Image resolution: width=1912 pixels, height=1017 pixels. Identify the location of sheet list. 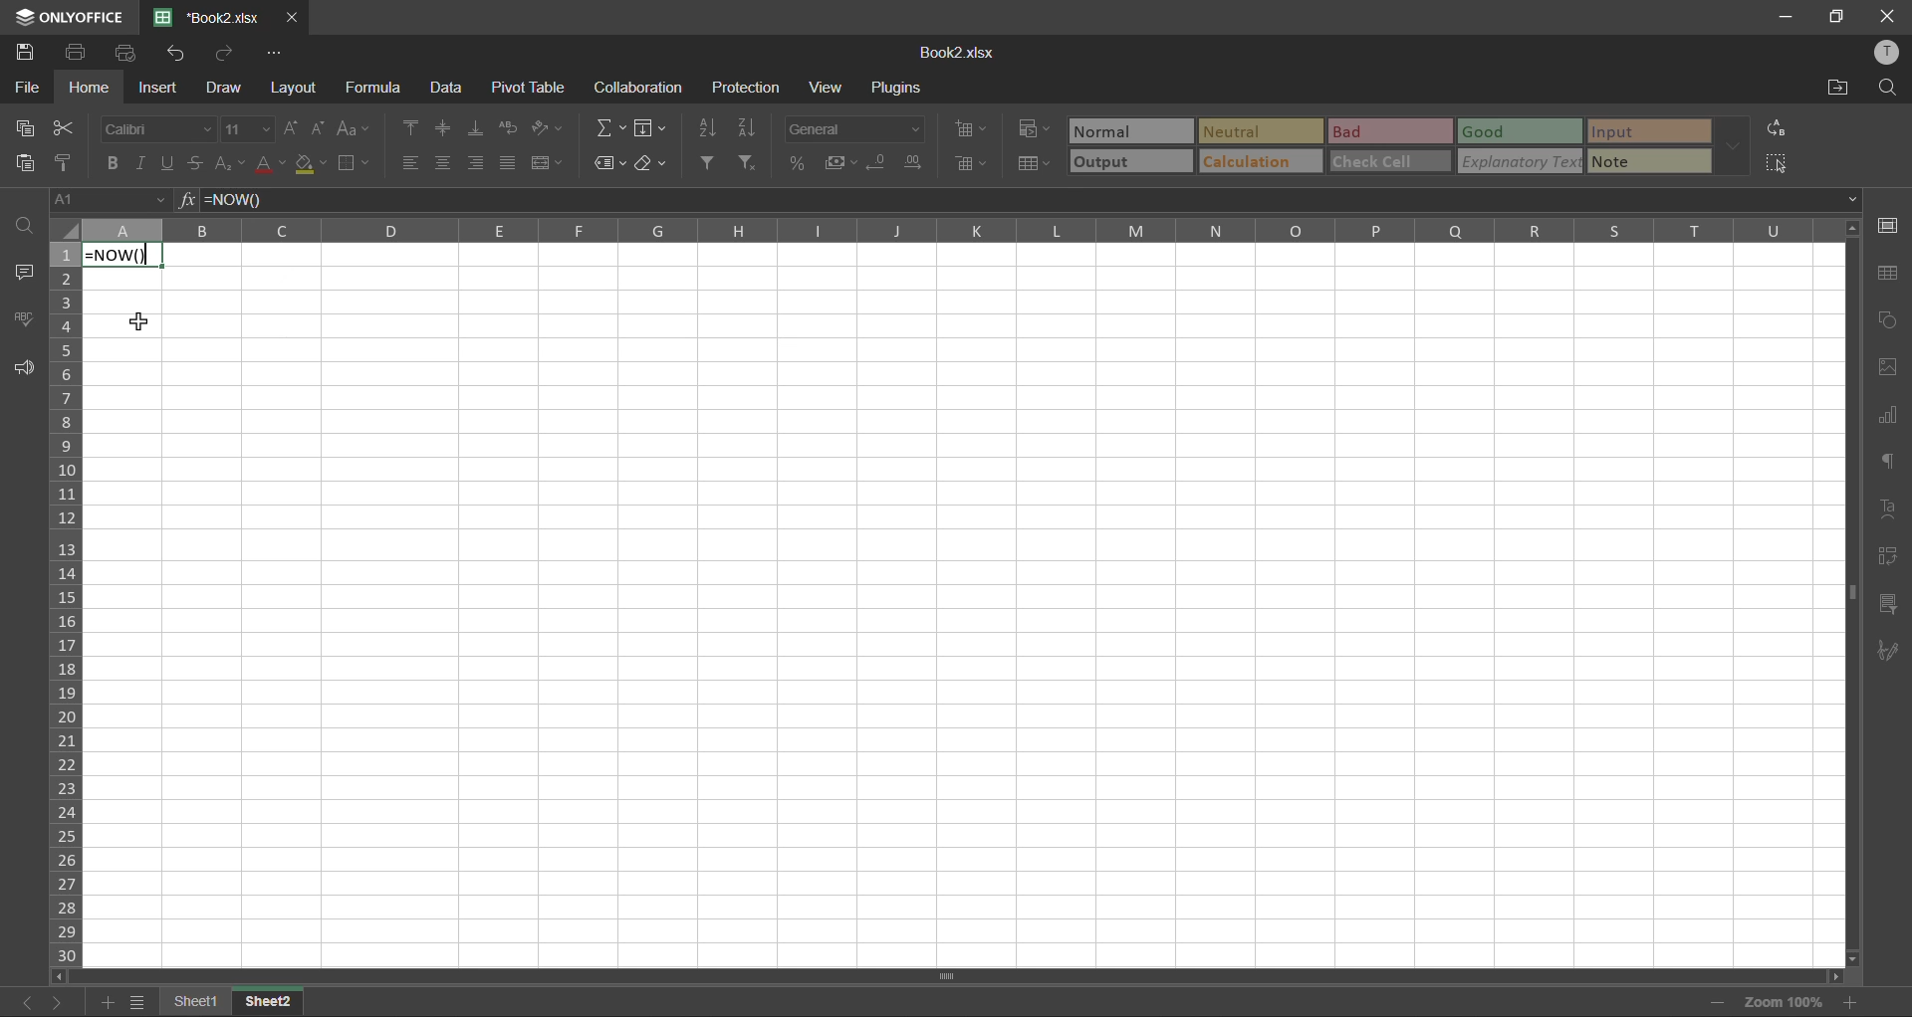
(137, 1003).